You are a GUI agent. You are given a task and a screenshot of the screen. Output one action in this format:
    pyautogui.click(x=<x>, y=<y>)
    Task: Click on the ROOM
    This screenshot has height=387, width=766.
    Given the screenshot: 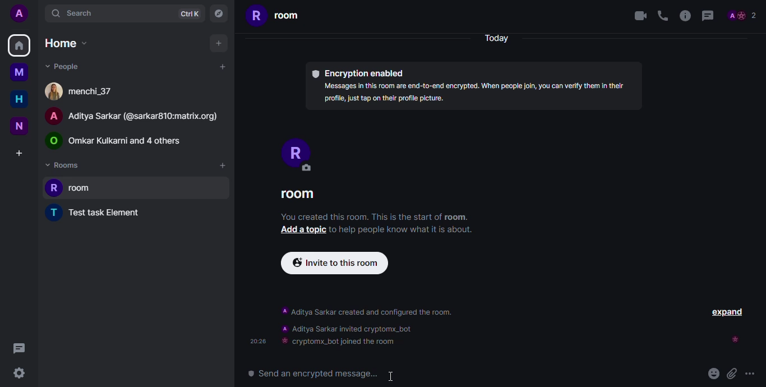 What is the action you would take?
    pyautogui.click(x=304, y=196)
    